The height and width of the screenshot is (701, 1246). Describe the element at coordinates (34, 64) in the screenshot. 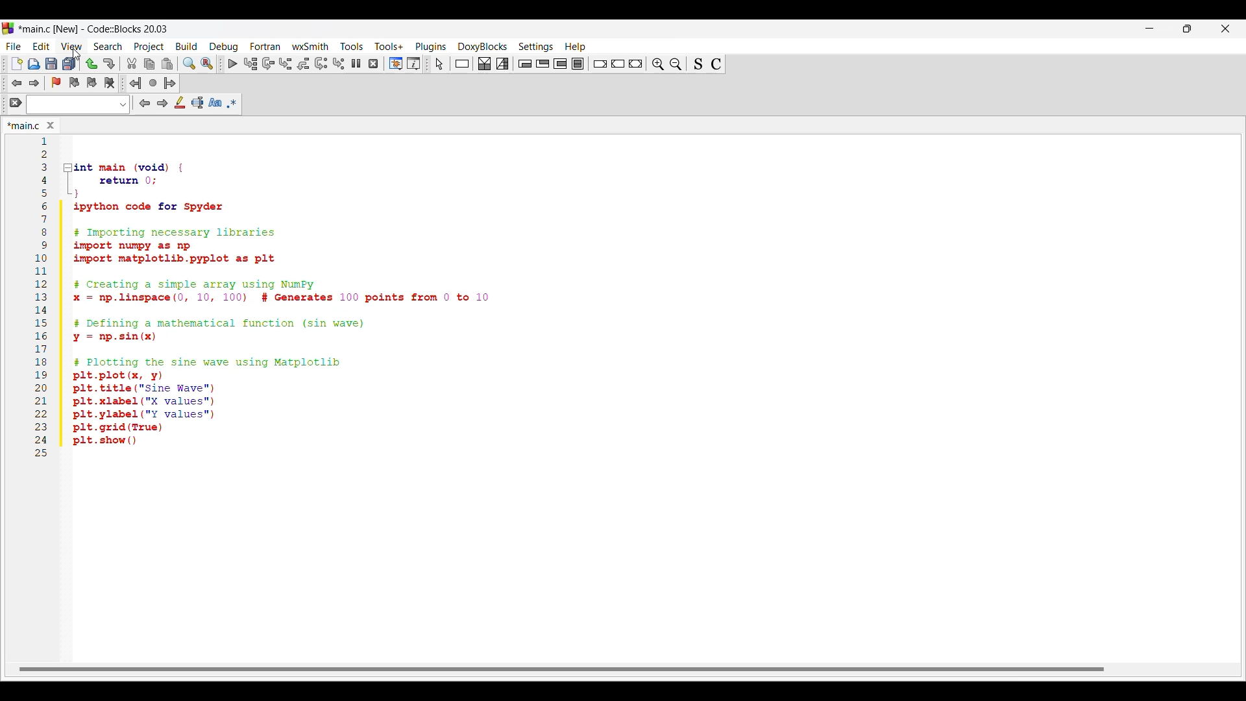

I see `Open` at that location.